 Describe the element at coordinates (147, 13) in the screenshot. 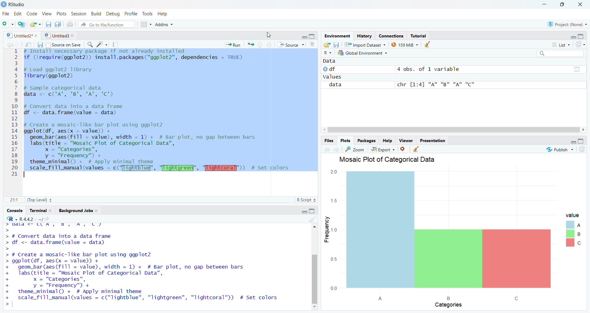

I see `Tools` at that location.